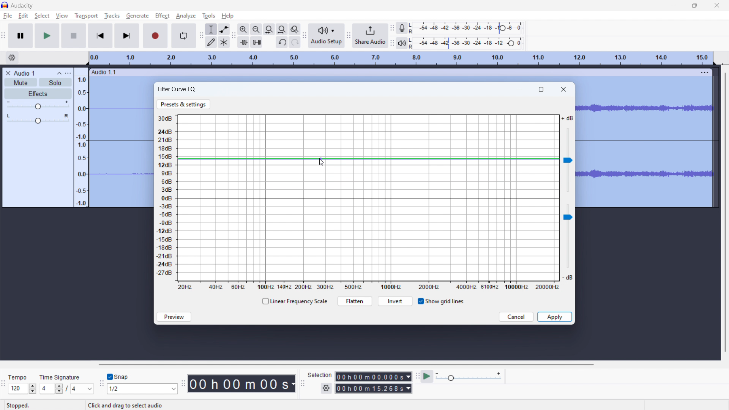  I want to click on cancel, so click(516, 317).